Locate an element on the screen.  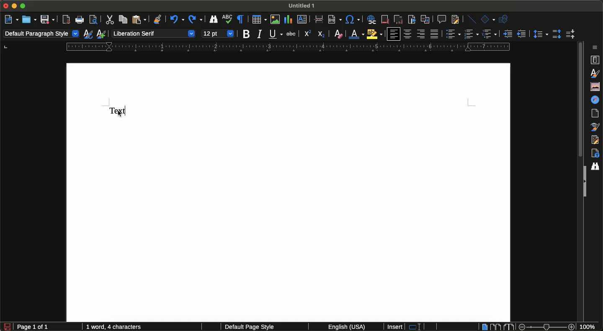
Navigator is located at coordinates (597, 100).